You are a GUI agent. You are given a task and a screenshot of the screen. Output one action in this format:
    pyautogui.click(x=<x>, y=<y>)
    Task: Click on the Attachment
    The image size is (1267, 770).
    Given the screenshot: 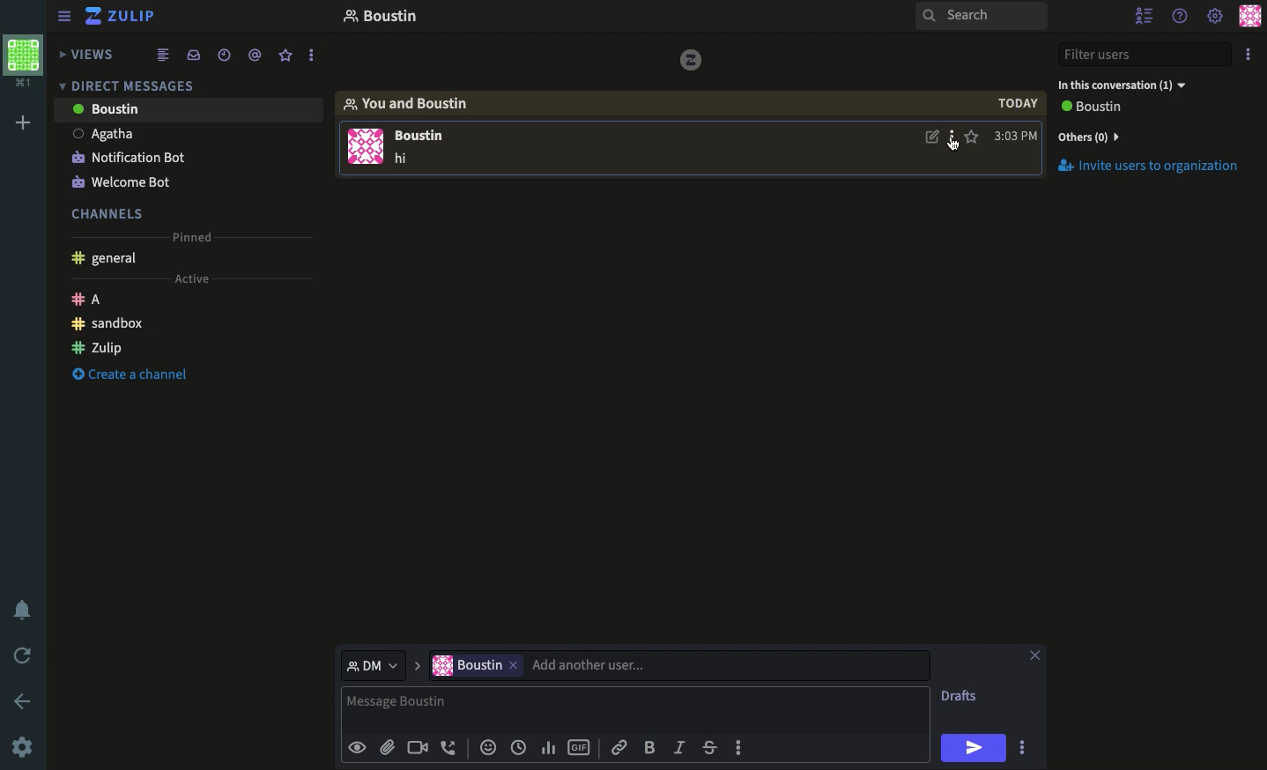 What is the action you would take?
    pyautogui.click(x=387, y=748)
    